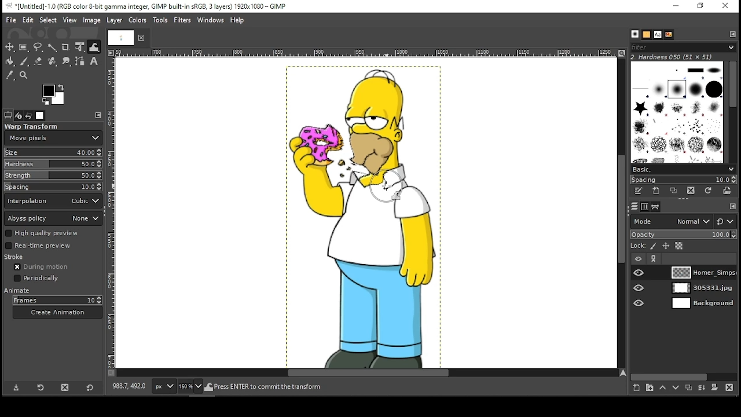 The width and height of the screenshot is (741, 417). Describe the element at coordinates (93, 20) in the screenshot. I see `image` at that location.